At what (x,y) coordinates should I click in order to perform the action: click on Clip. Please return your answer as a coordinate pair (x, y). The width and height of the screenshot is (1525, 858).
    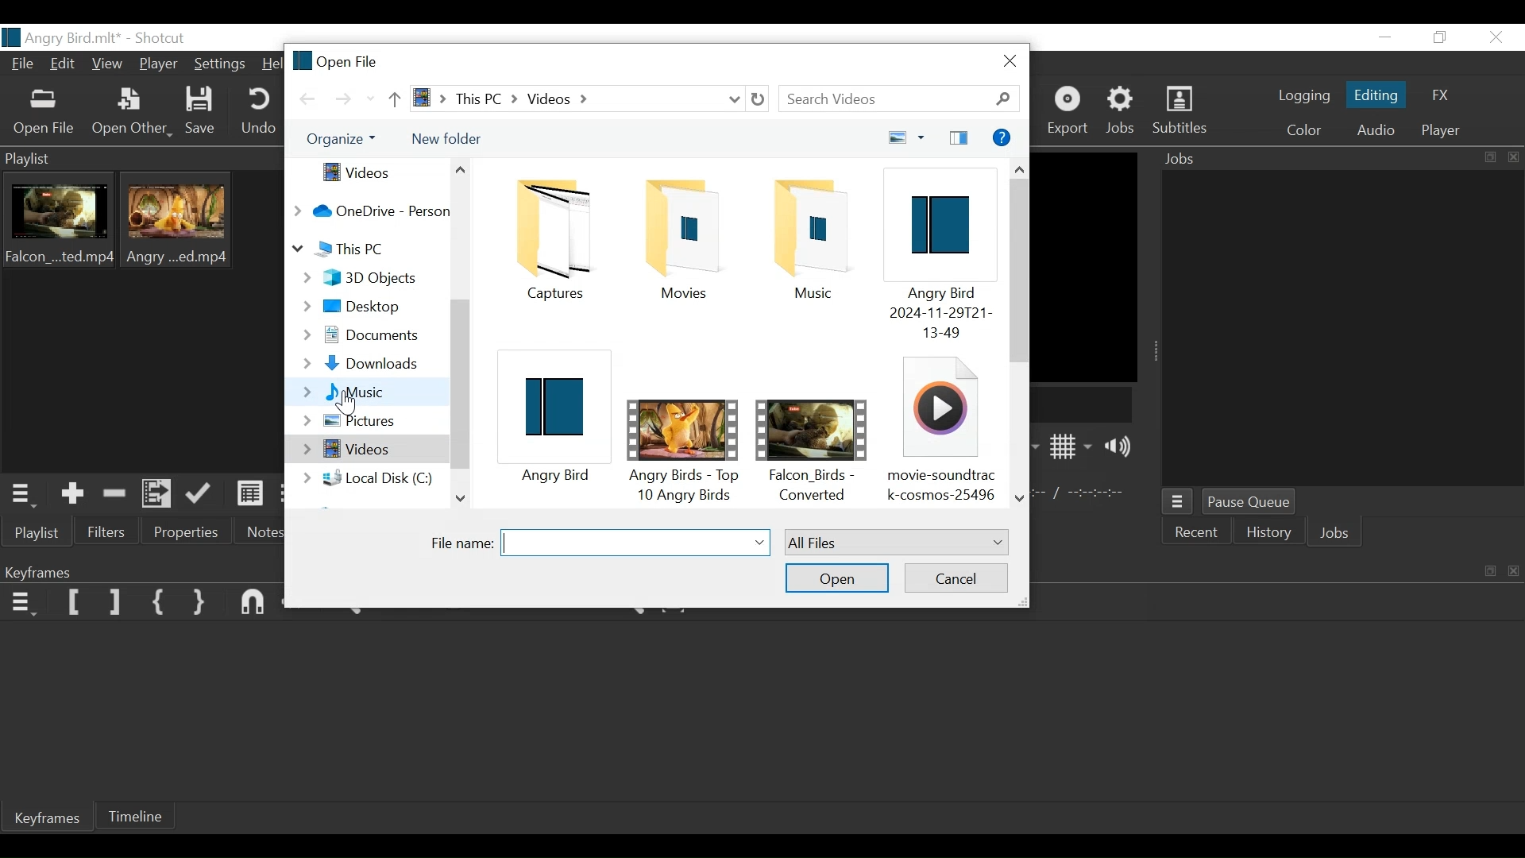
    Looking at the image, I should click on (183, 225).